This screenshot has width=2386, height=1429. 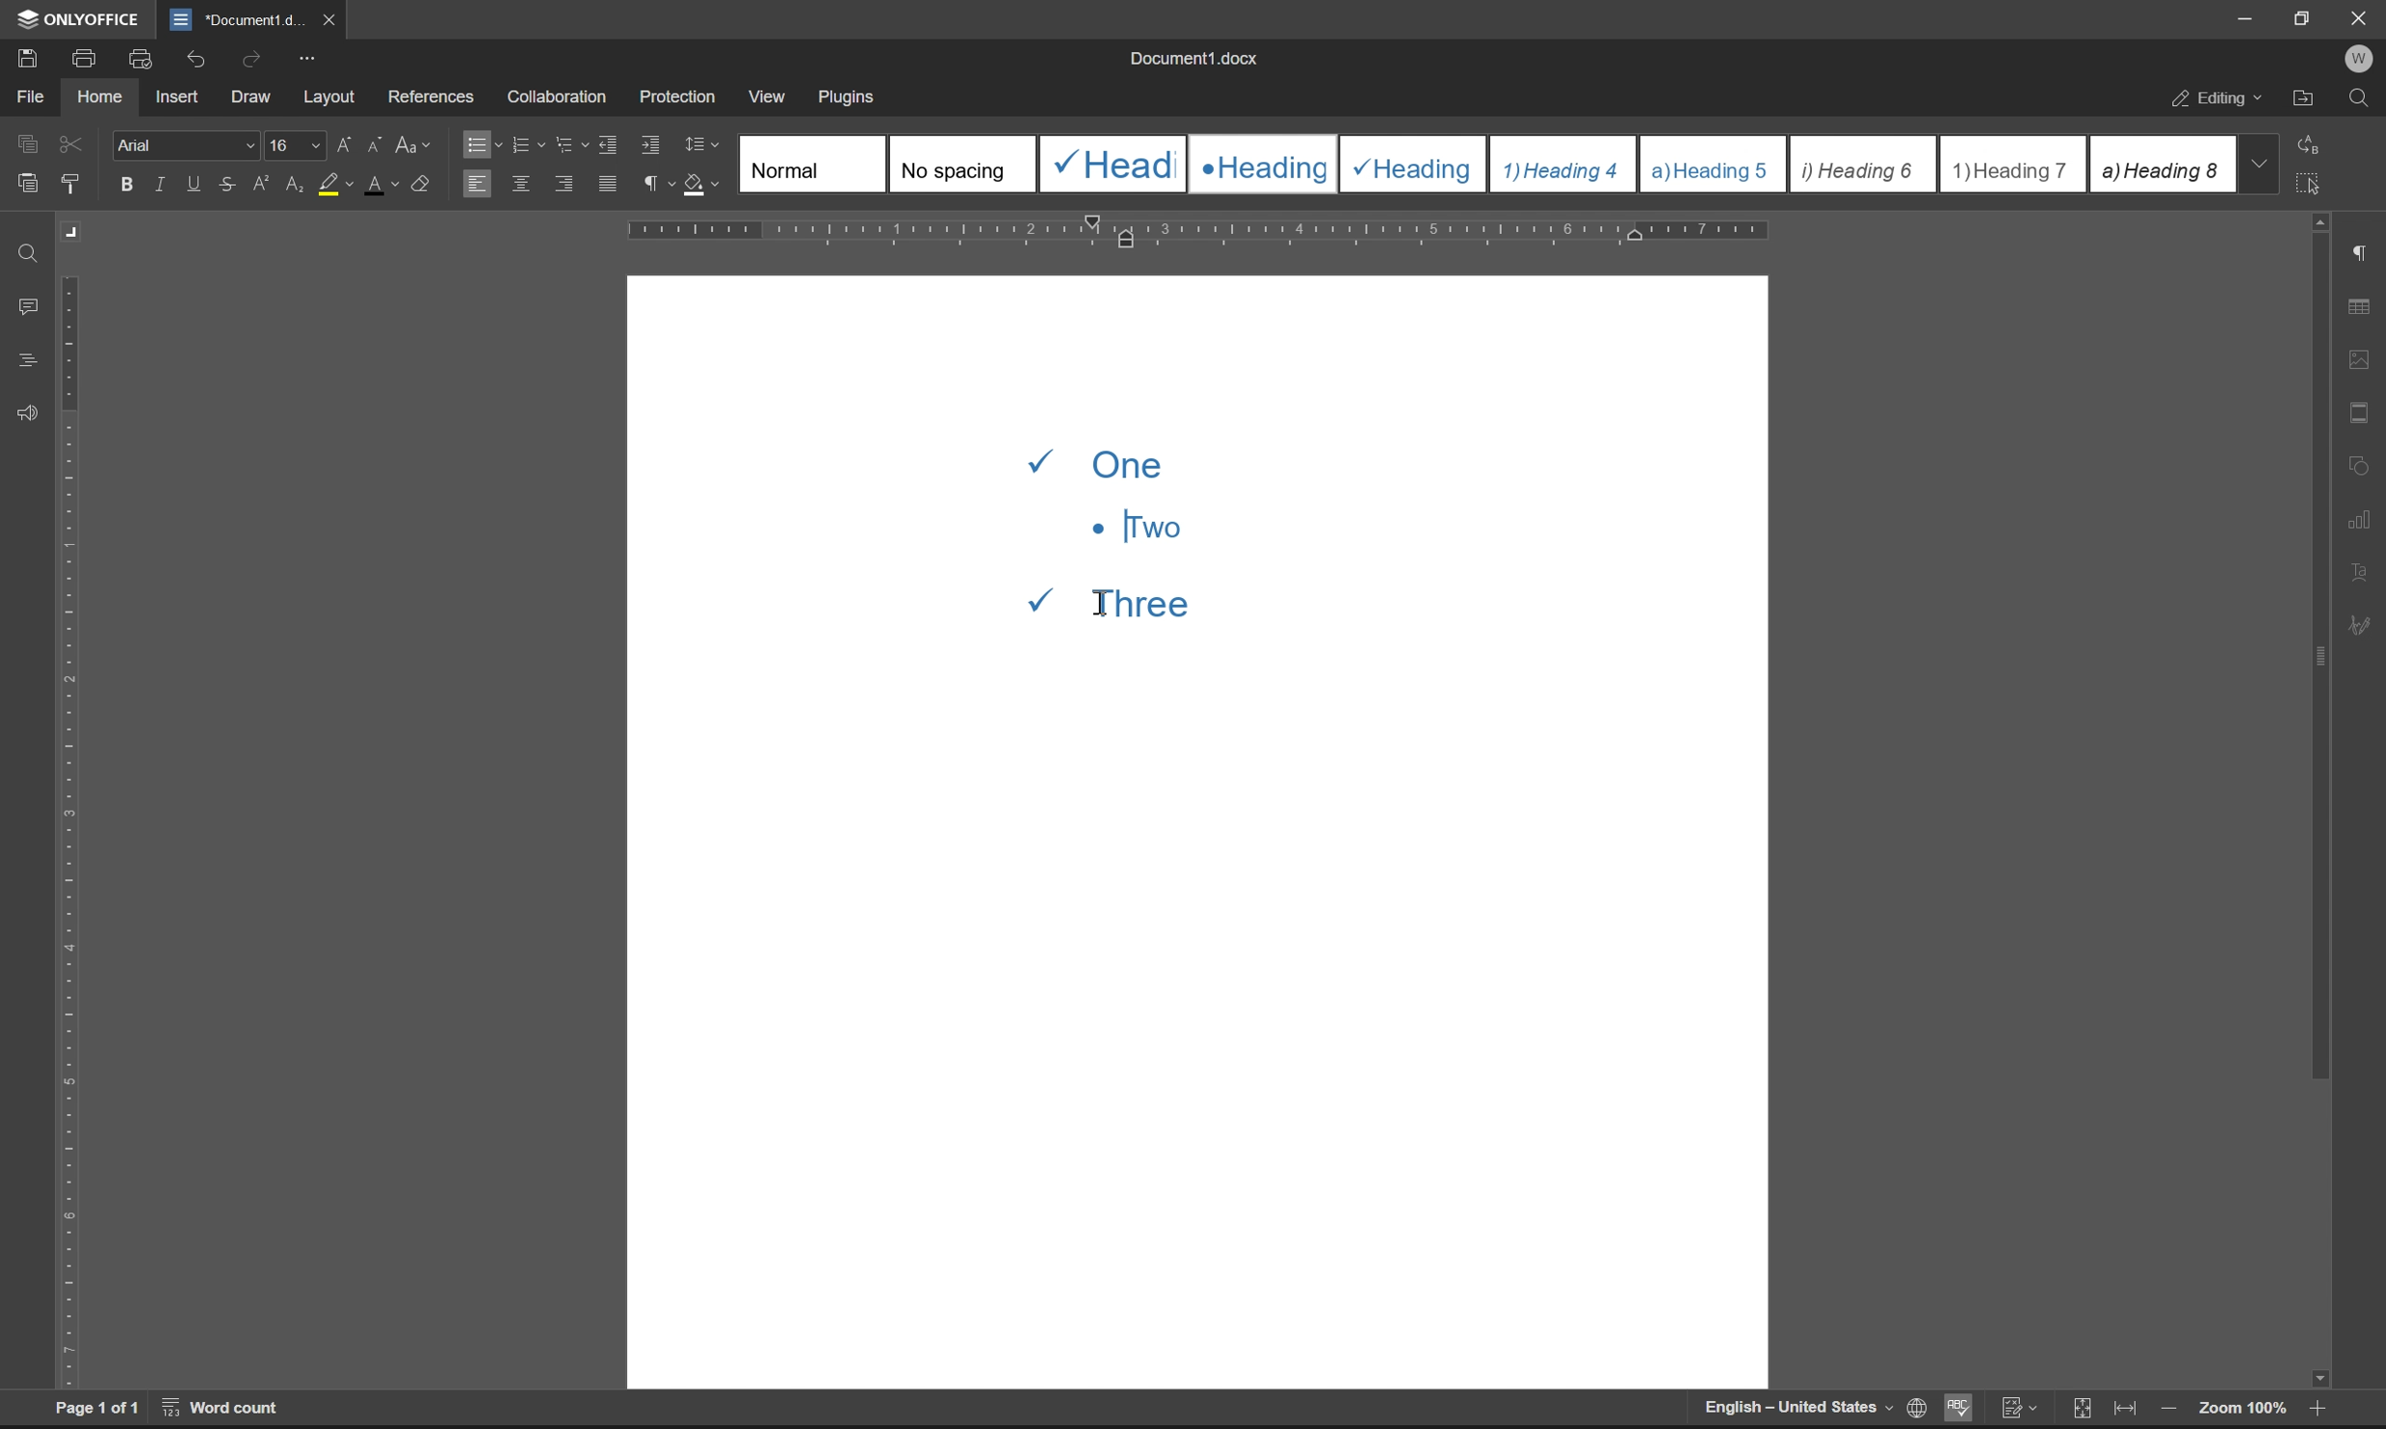 I want to click on protection, so click(x=680, y=95).